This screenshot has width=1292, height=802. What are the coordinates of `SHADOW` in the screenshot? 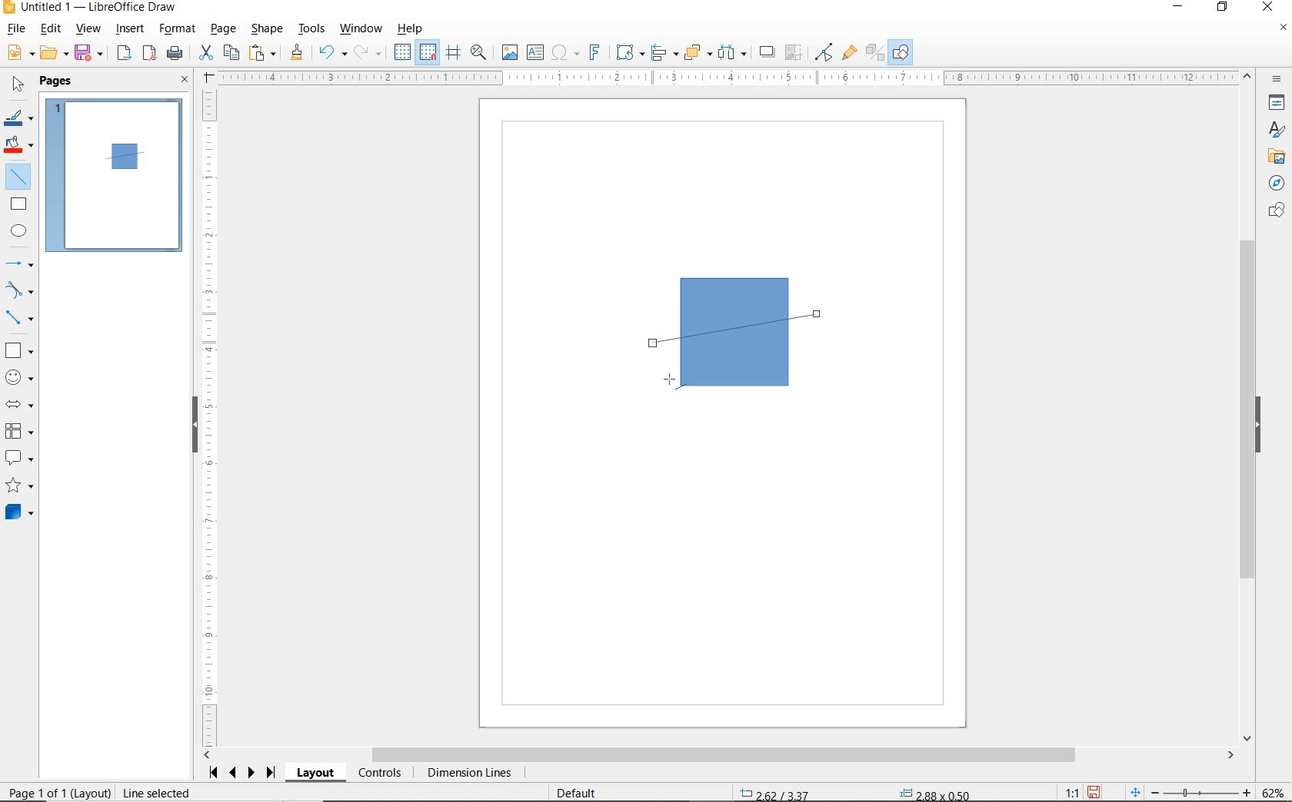 It's located at (768, 52).